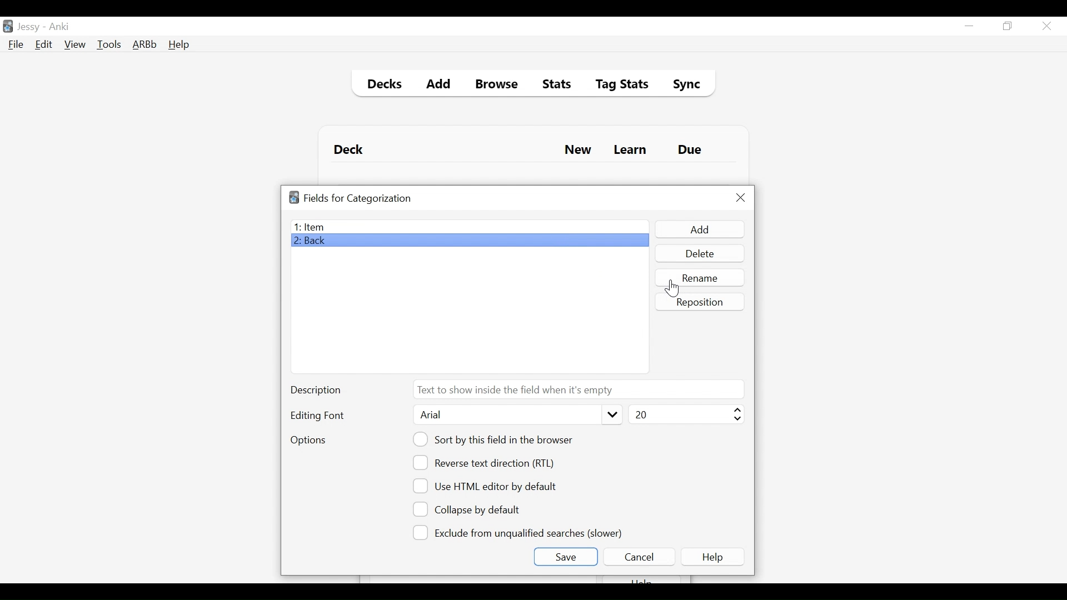 This screenshot has width=1067, height=600. What do you see at coordinates (1046, 26) in the screenshot?
I see `Close` at bounding box center [1046, 26].